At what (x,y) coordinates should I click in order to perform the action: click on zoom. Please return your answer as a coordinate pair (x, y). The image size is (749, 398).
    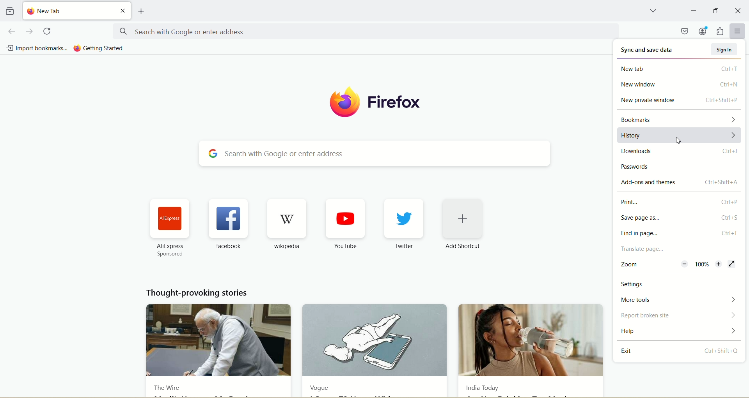
    Looking at the image, I should click on (633, 264).